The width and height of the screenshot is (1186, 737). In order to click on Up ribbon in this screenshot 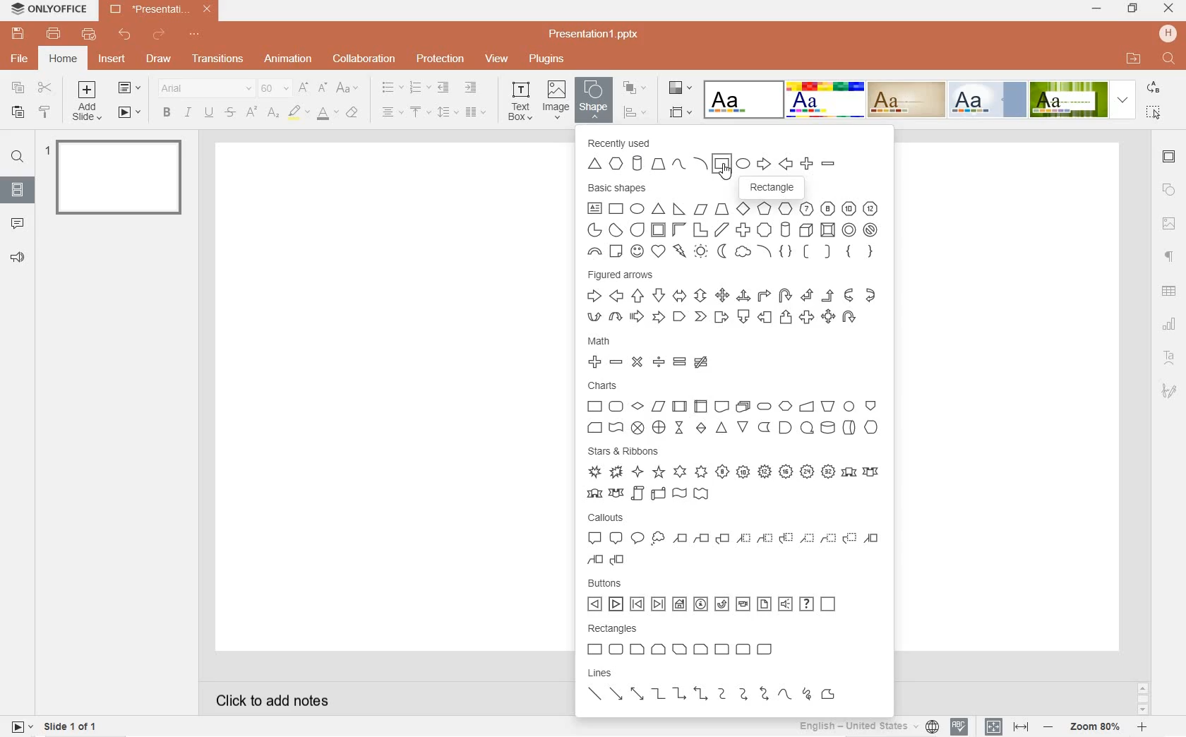, I will do `click(849, 473)`.